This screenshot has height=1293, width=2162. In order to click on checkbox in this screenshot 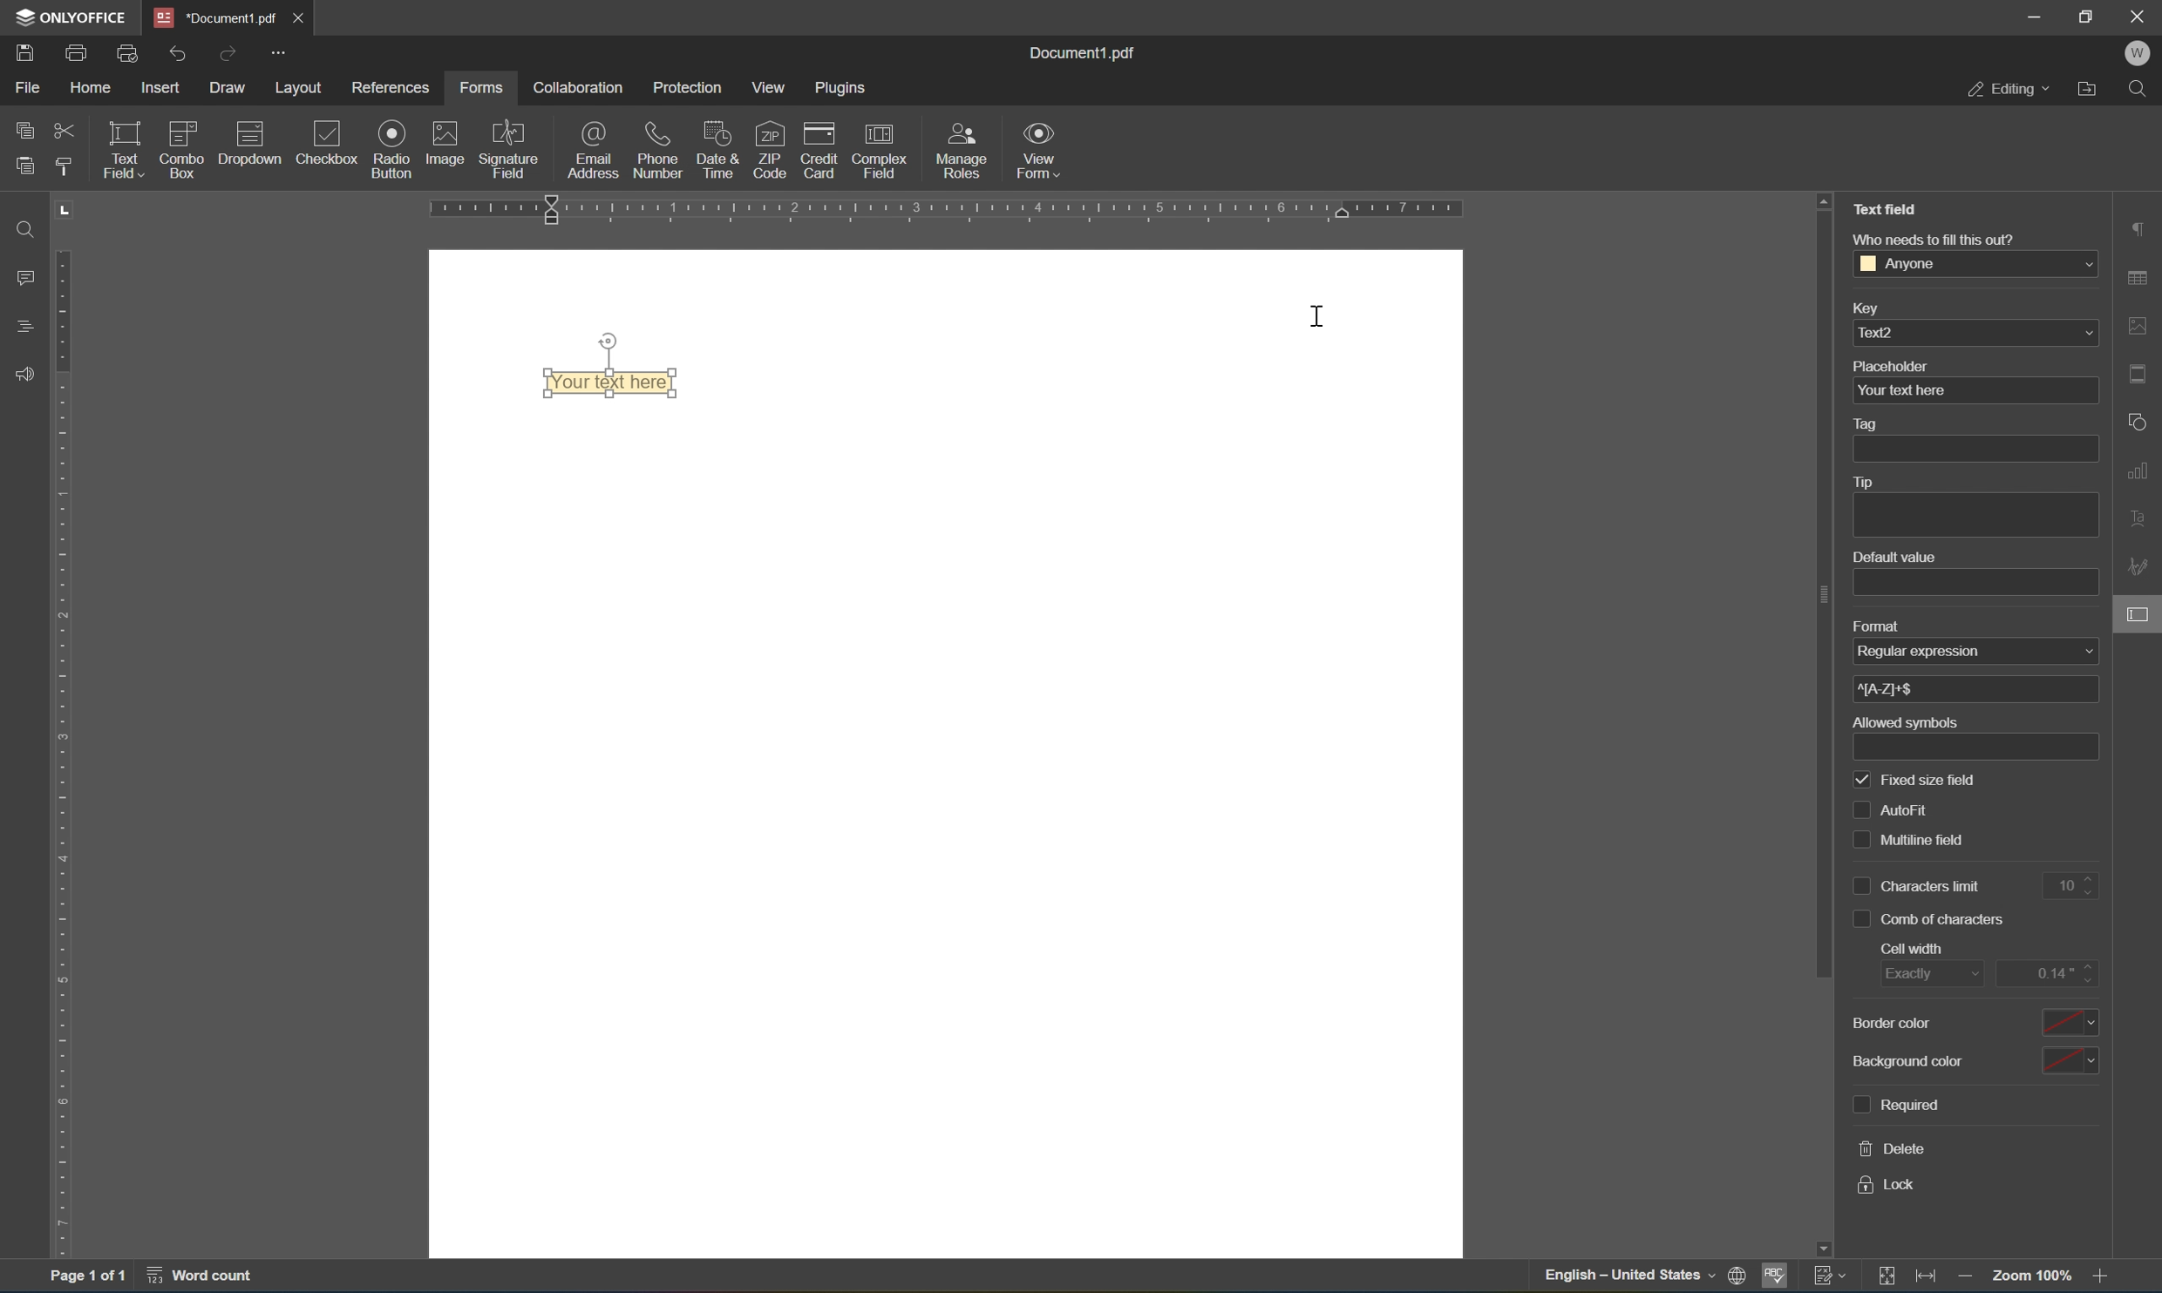, I will do `click(330, 141)`.